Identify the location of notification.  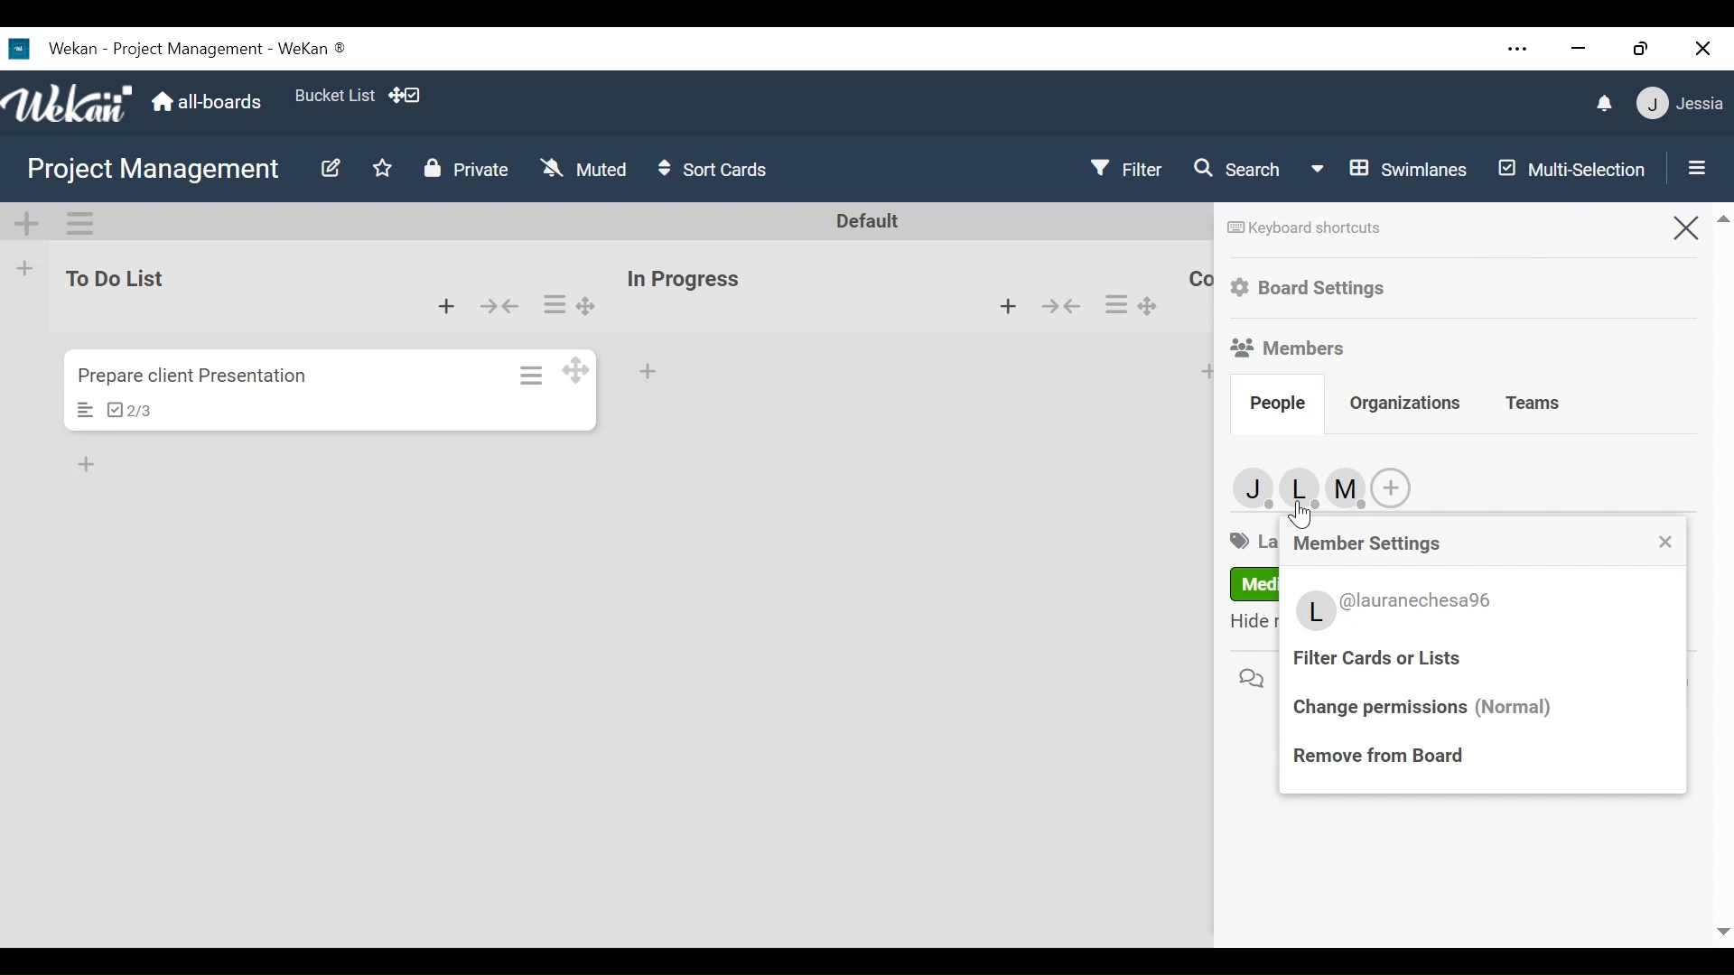
(1606, 105).